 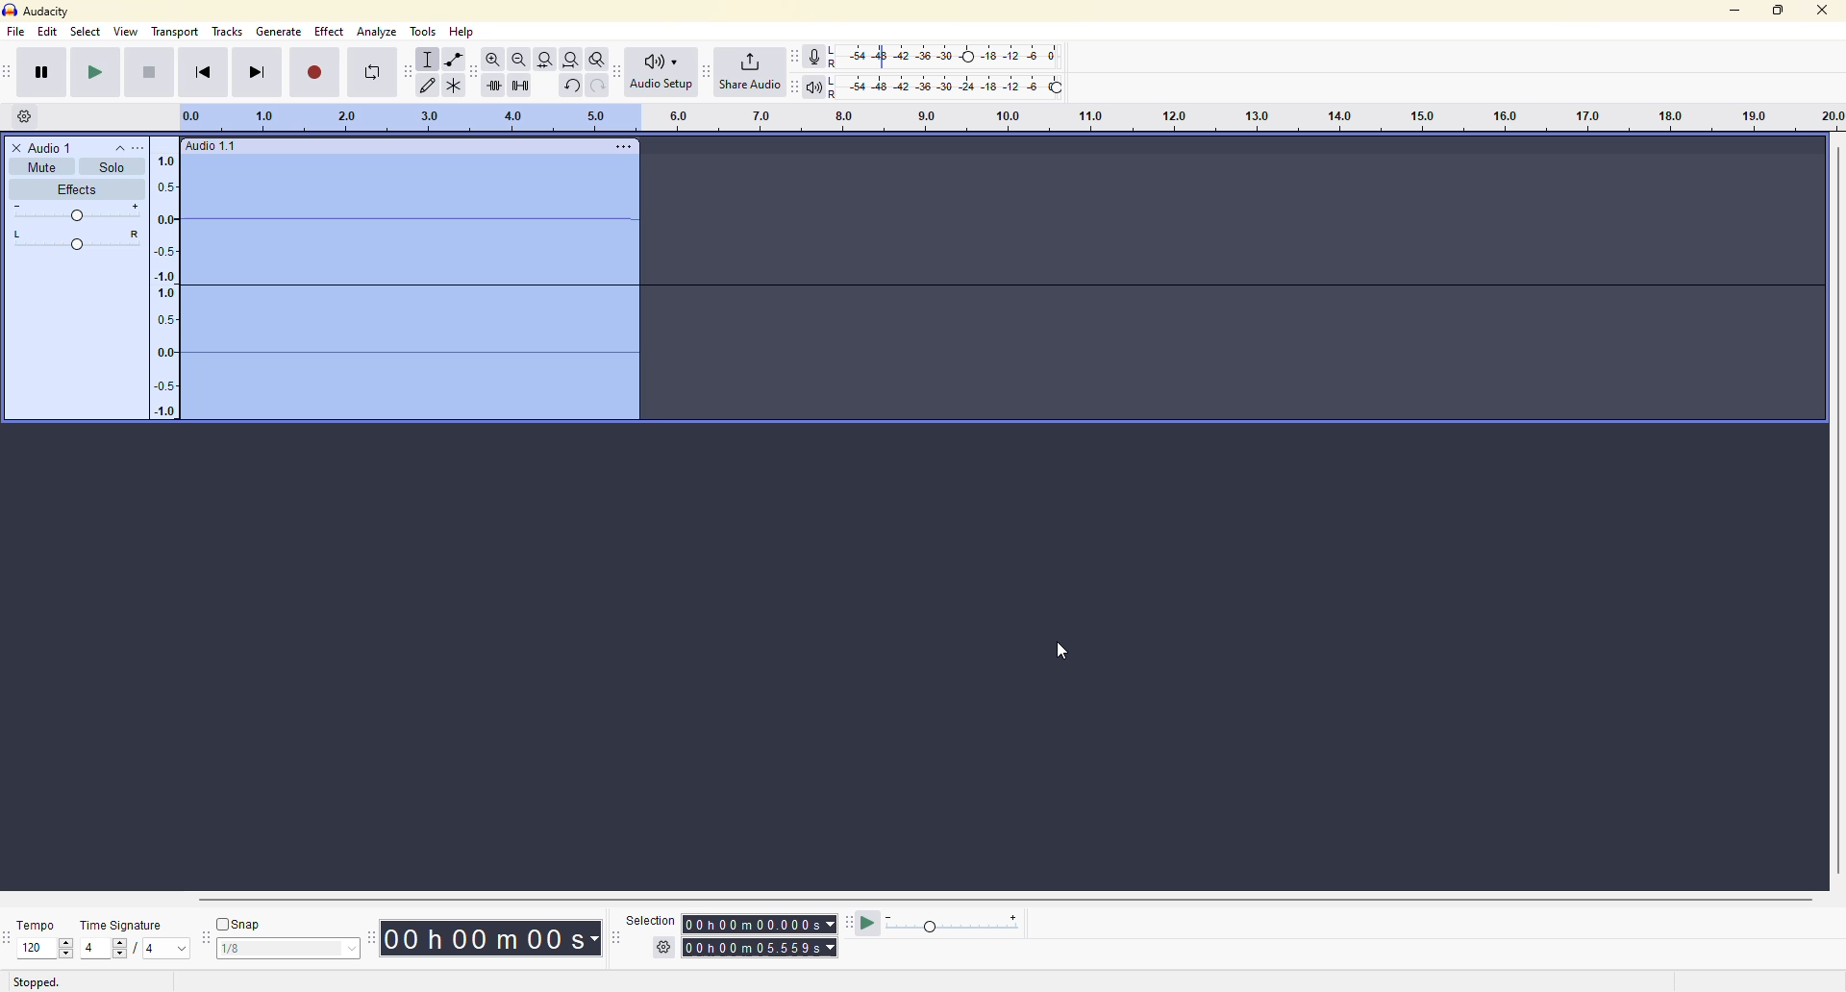 I want to click on zoom toggle, so click(x=598, y=59).